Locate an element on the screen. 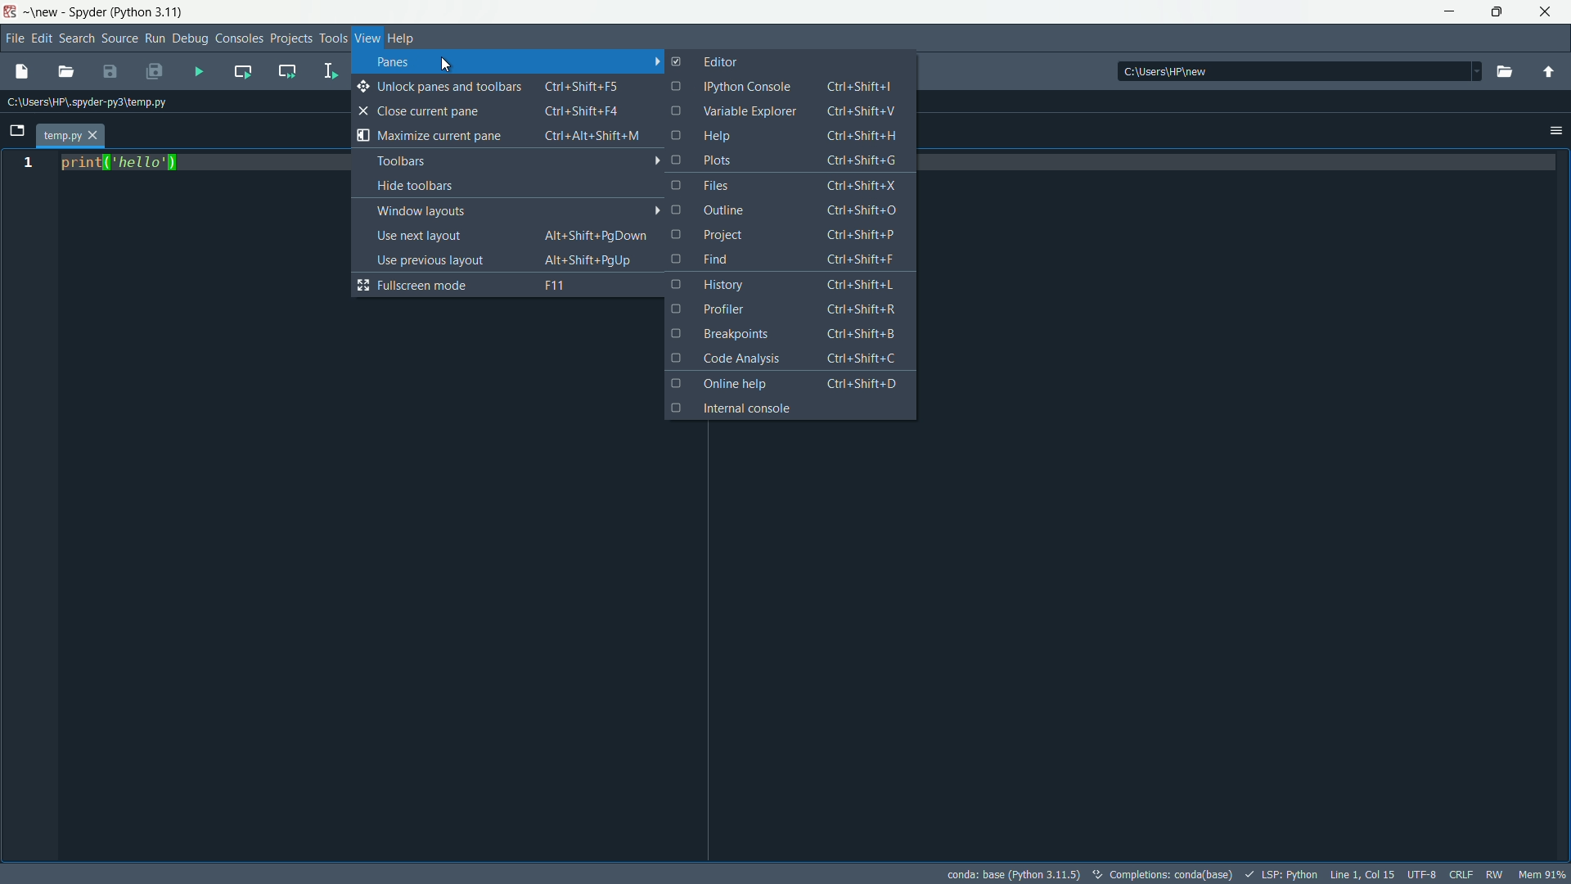 This screenshot has width=1571, height=884. browse directory is located at coordinates (1503, 71).